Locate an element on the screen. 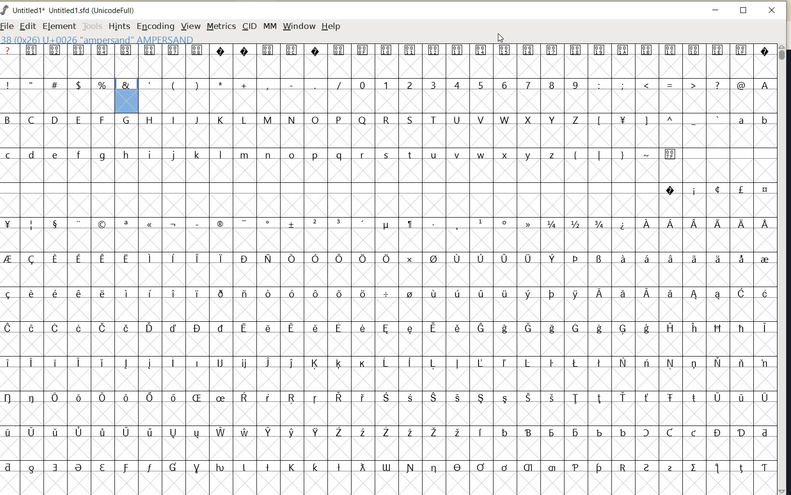 This screenshot has width=791, height=495. glyph is located at coordinates (128, 59).